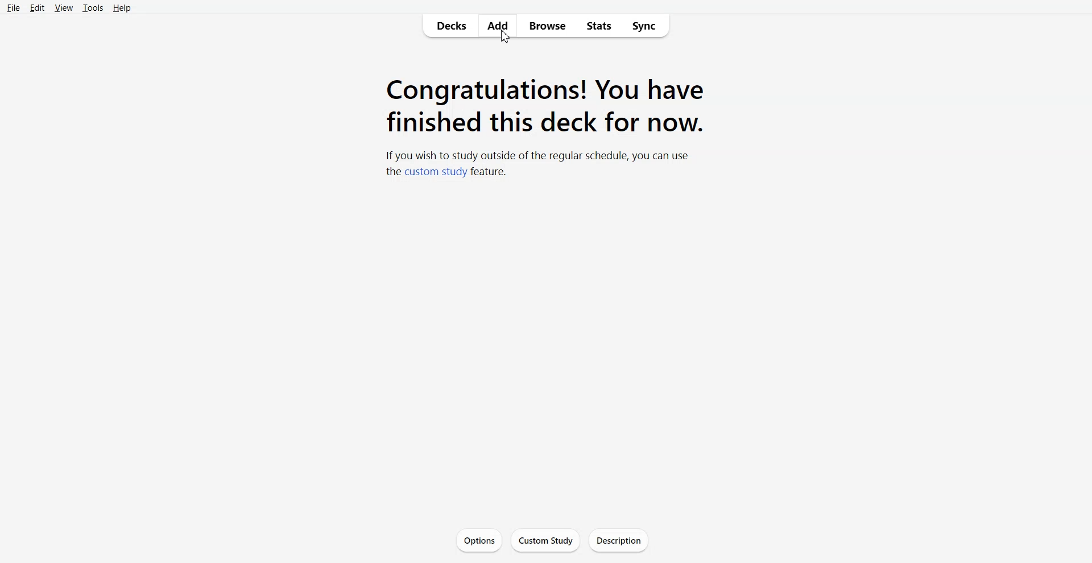  What do you see at coordinates (498, 26) in the screenshot?
I see `Add` at bounding box center [498, 26].